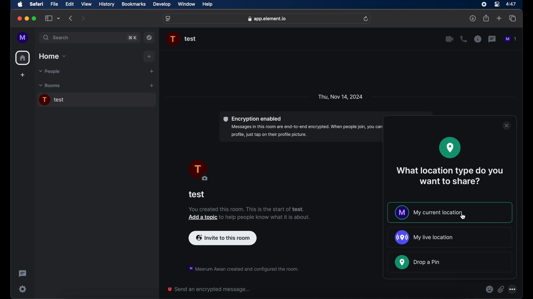 The height and width of the screenshot is (299, 533). What do you see at coordinates (22, 76) in the screenshot?
I see `add` at bounding box center [22, 76].